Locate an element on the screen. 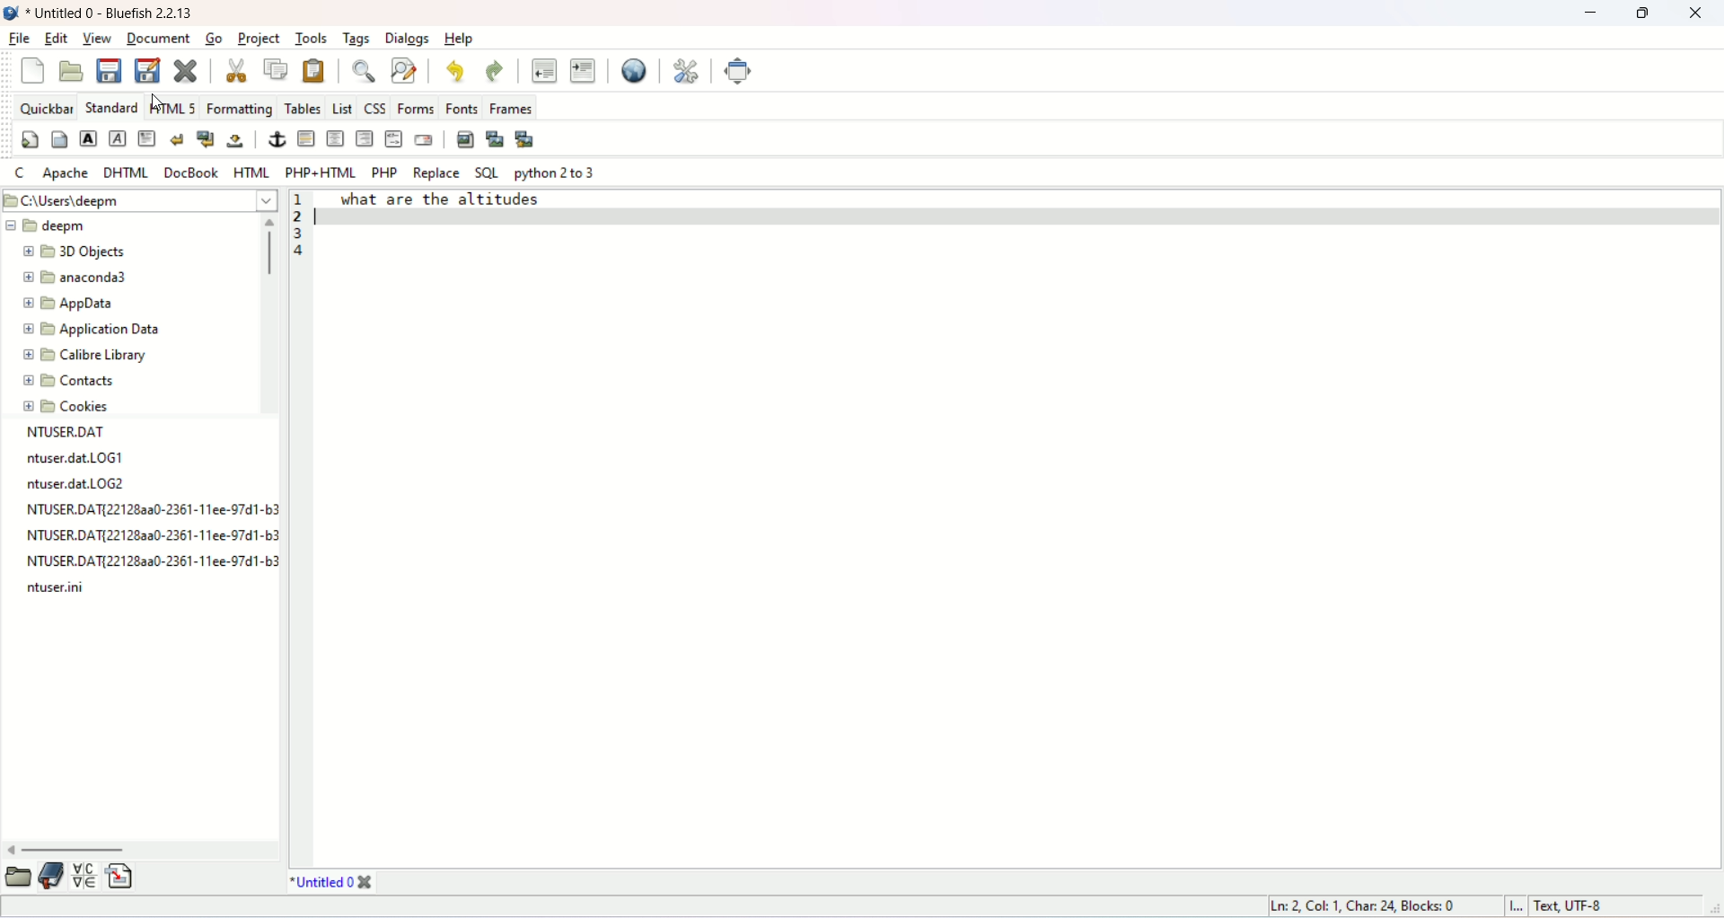  go is located at coordinates (212, 38).